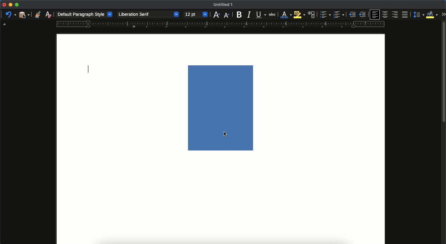 Image resolution: width=446 pixels, height=244 pixels. What do you see at coordinates (17, 5) in the screenshot?
I see `maximize` at bounding box center [17, 5].